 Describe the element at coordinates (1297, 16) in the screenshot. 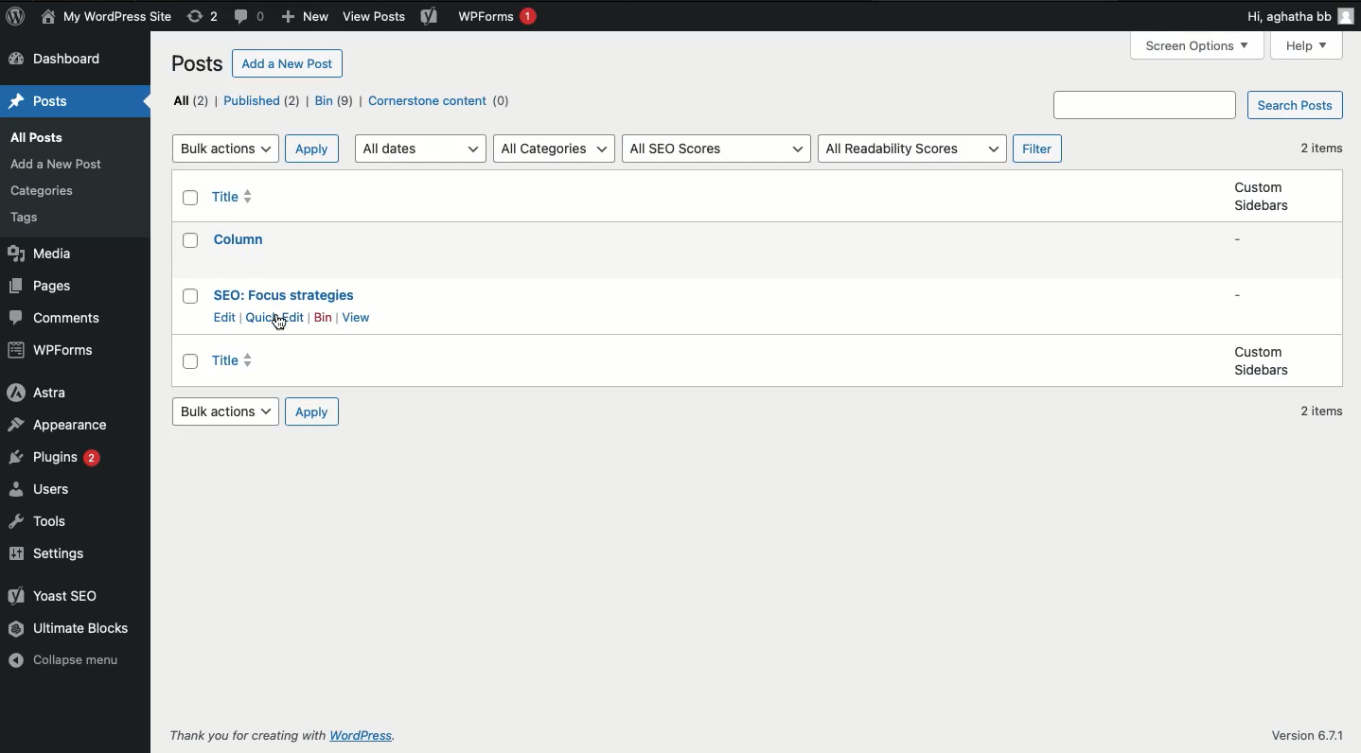

I see `Hi user` at that location.